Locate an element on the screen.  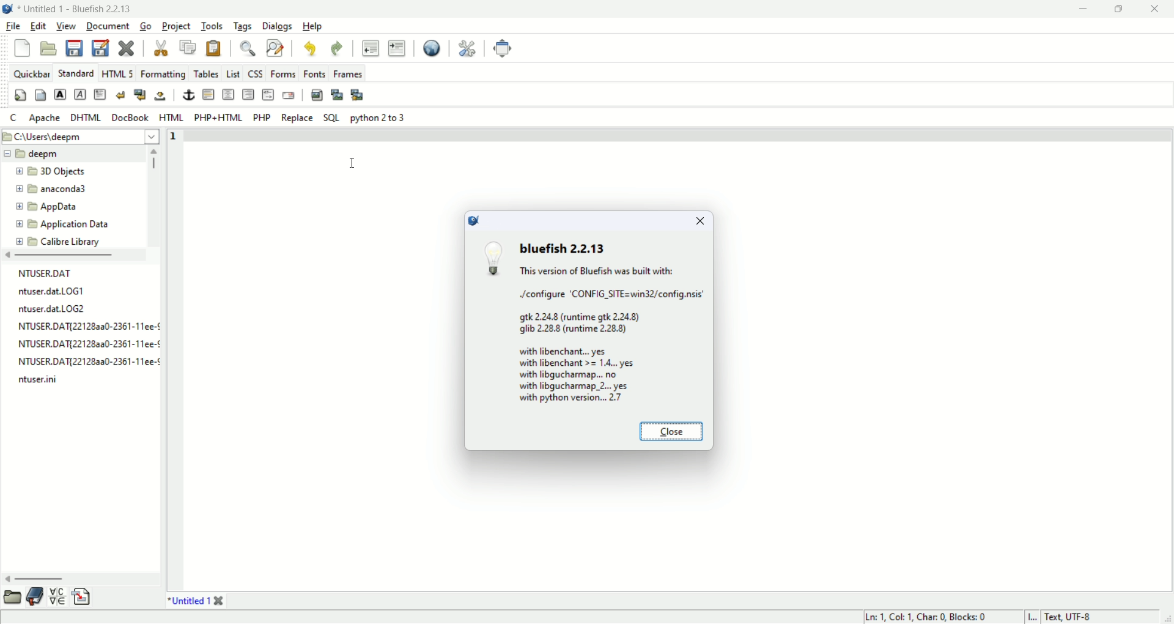
application icon is located at coordinates (8, 9).